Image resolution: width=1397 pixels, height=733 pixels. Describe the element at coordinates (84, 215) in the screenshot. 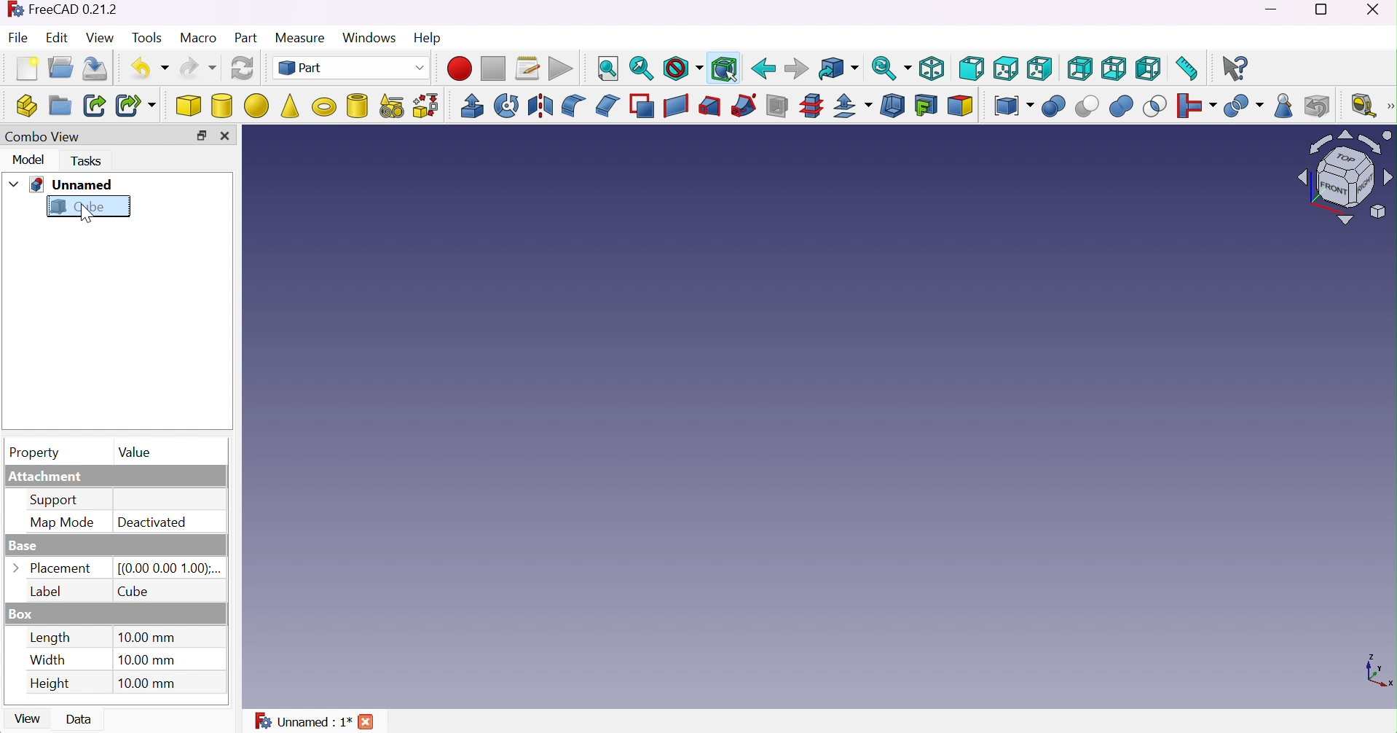

I see `Cursor` at that location.